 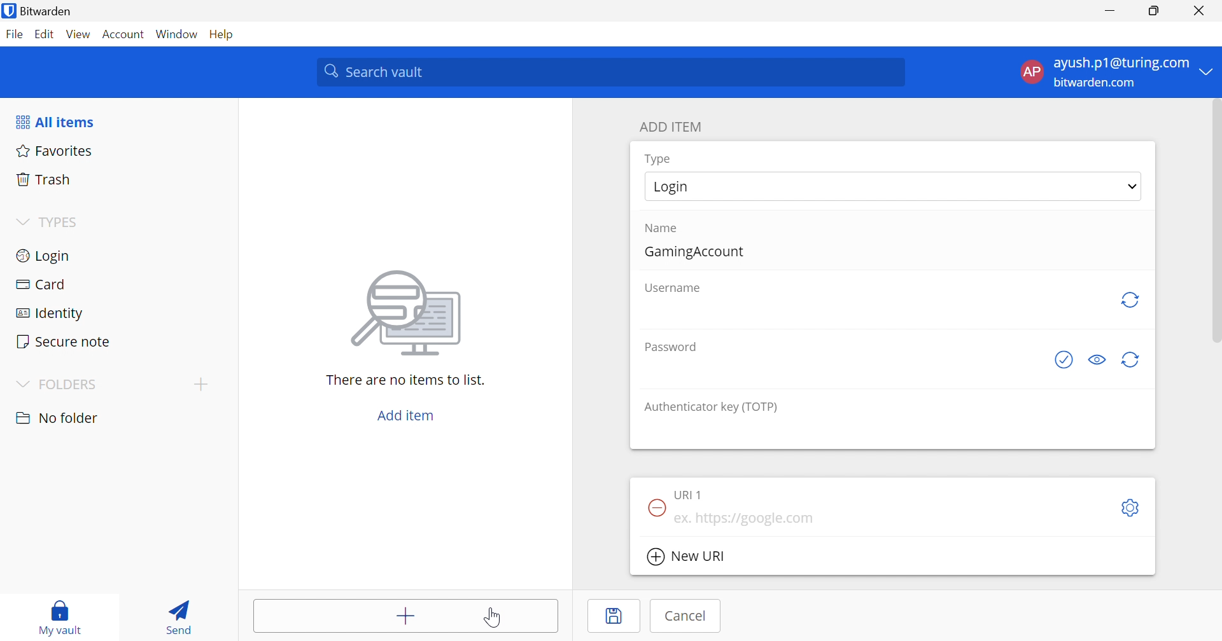 I want to click on Remove, so click(x=655, y=506).